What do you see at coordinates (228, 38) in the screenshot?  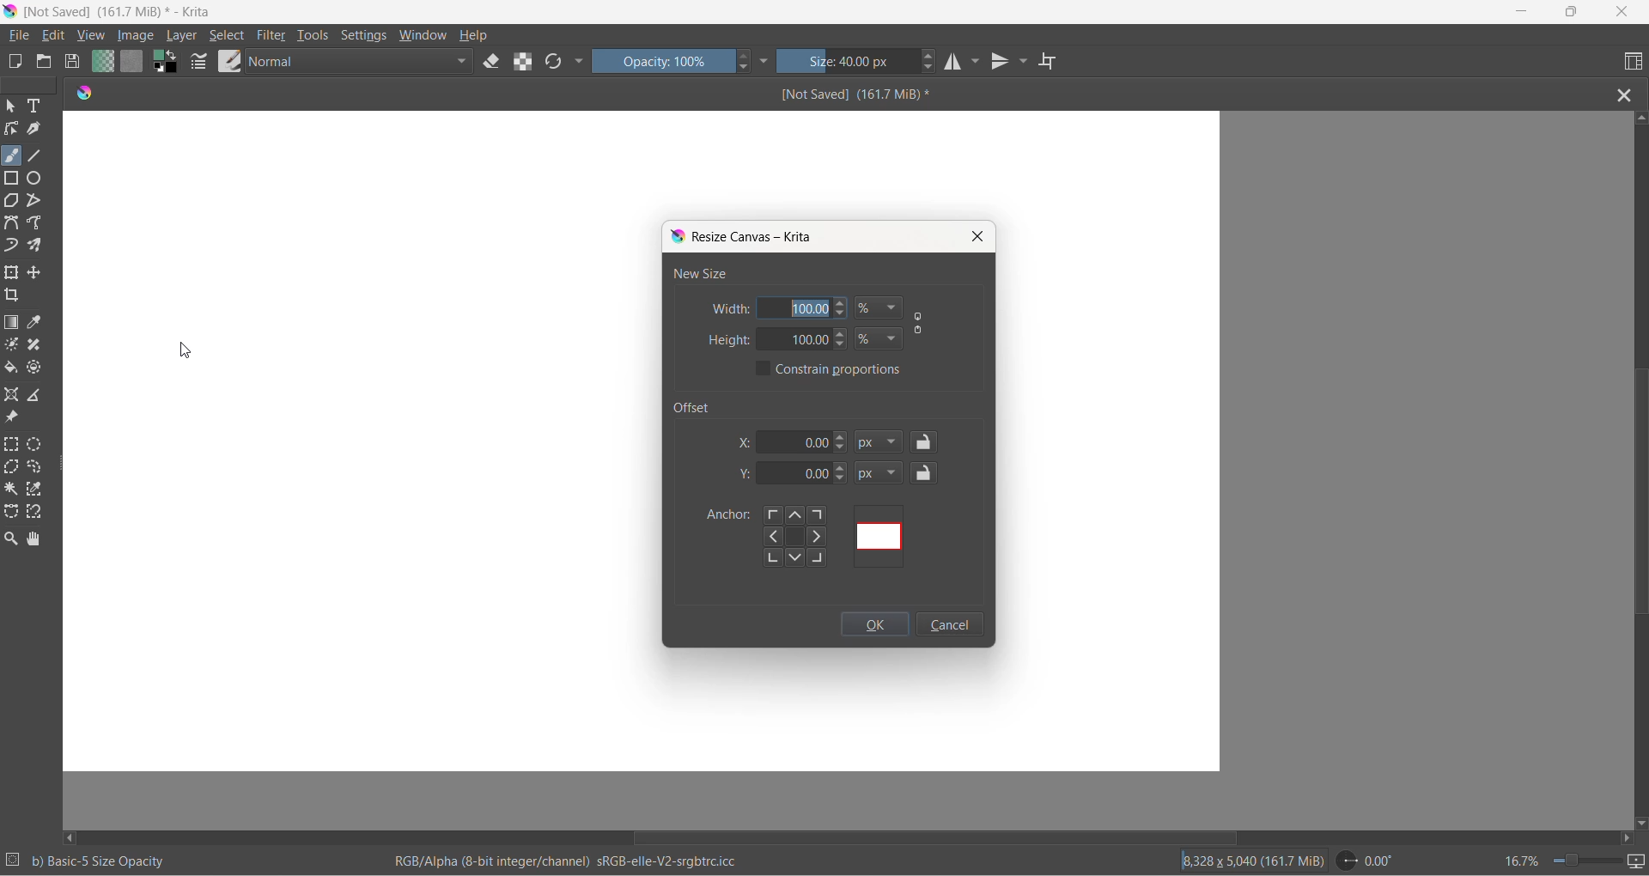 I see `select` at bounding box center [228, 38].